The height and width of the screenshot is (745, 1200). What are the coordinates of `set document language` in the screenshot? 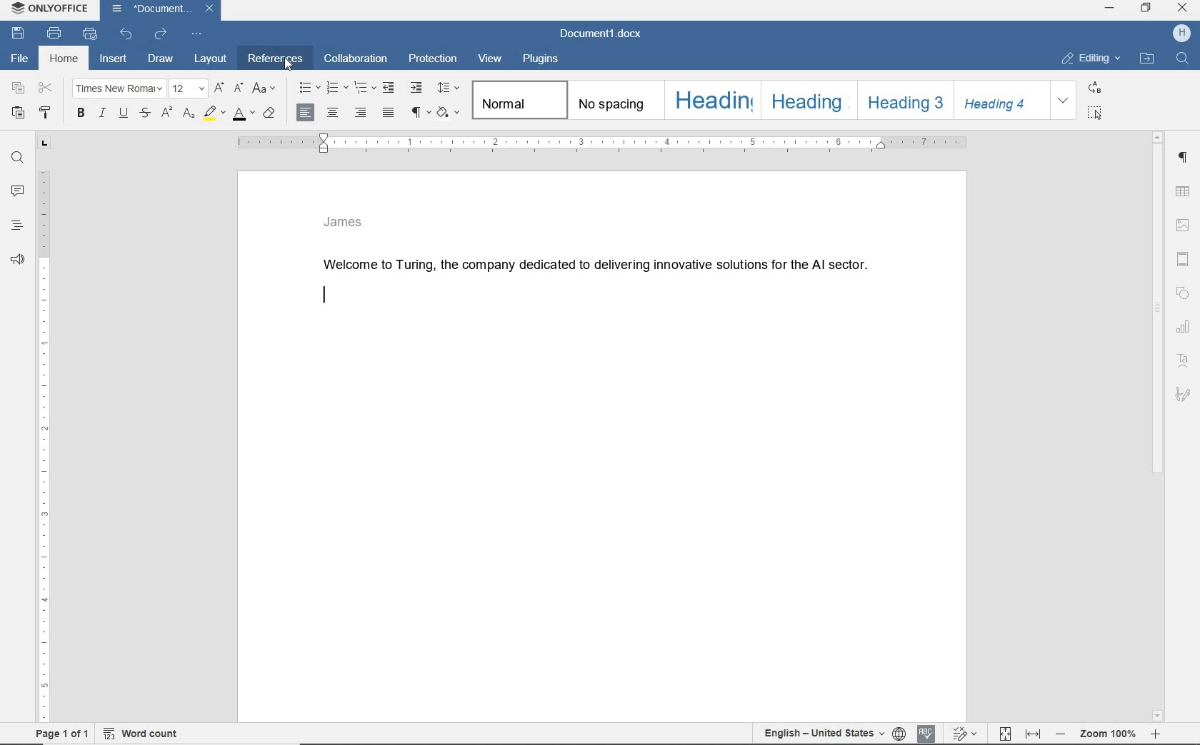 It's located at (899, 734).